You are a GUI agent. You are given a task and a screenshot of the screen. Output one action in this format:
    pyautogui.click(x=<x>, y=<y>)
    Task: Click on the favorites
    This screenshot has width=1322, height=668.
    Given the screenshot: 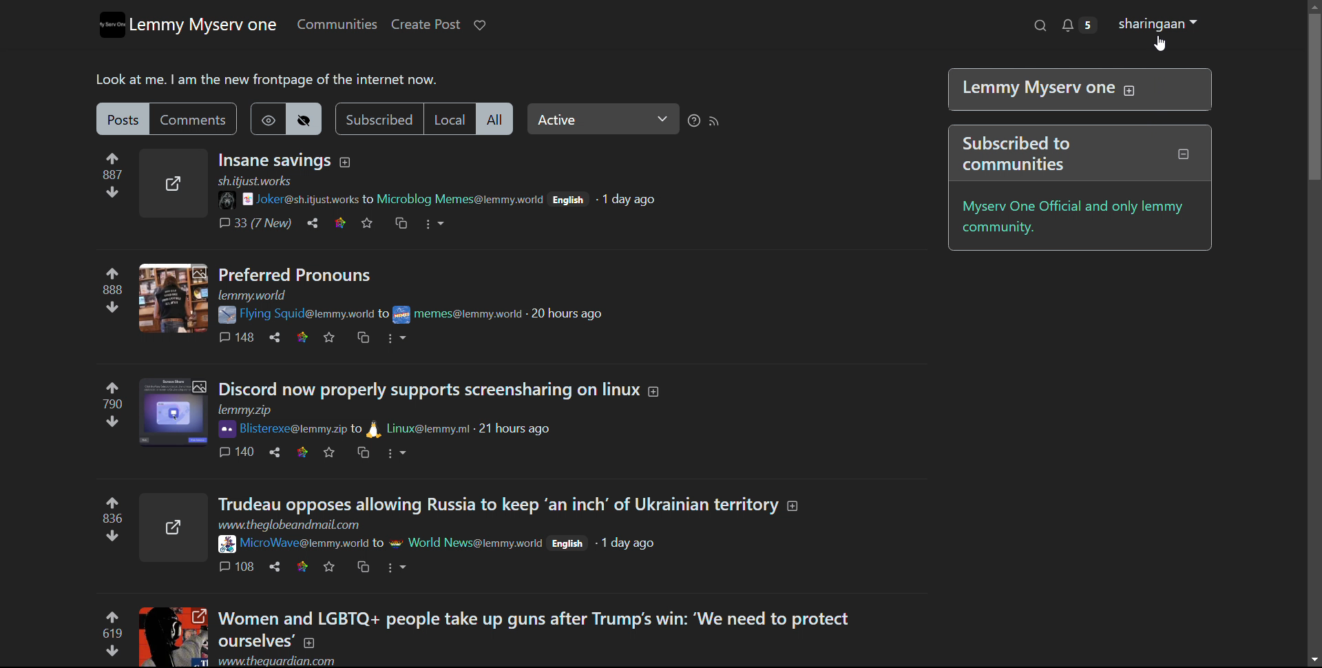 What is the action you would take?
    pyautogui.click(x=330, y=338)
    